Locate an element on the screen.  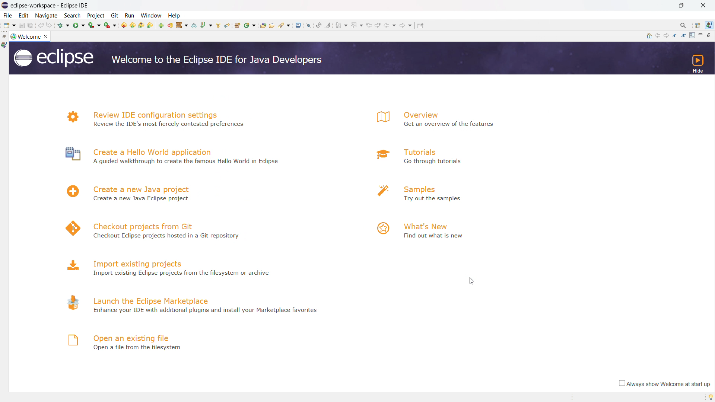
Welcome to the Eclipse IDE for Java Developers is located at coordinates (220, 61).